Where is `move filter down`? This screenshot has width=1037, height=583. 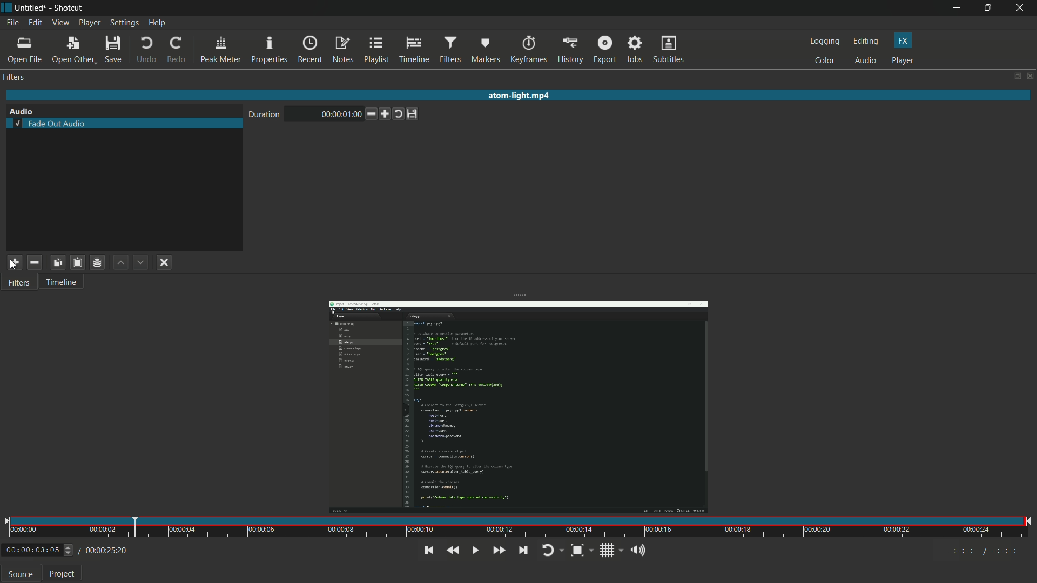
move filter down is located at coordinates (140, 263).